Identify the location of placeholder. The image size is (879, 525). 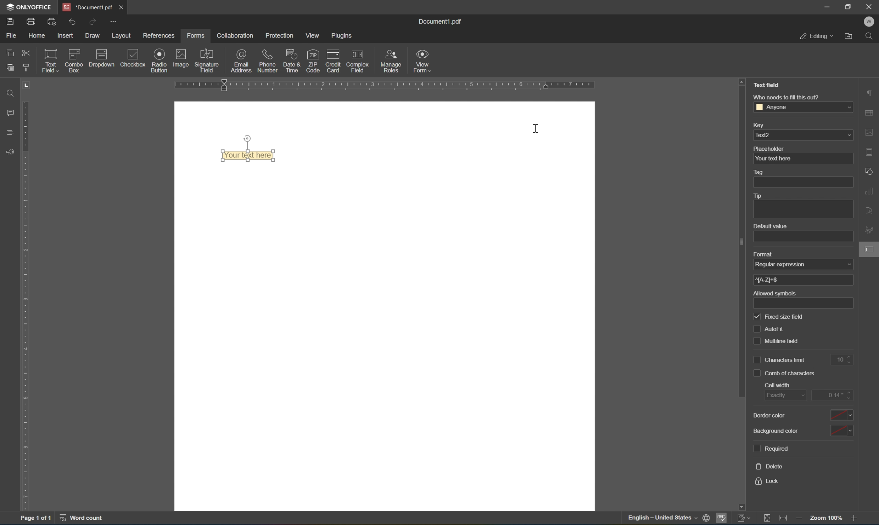
(768, 148).